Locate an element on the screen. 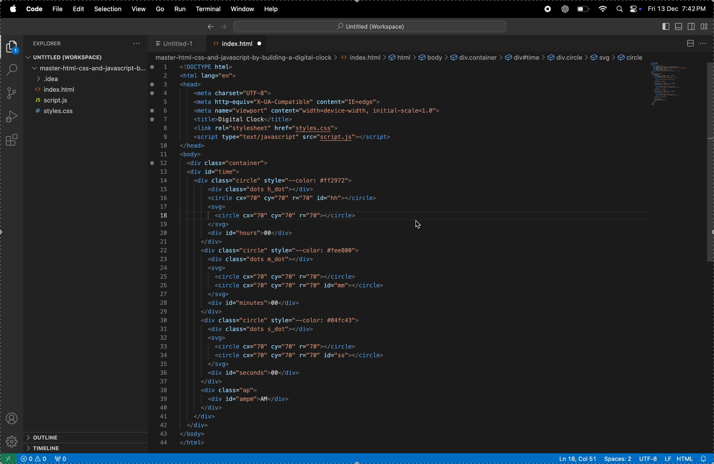 The height and width of the screenshot is (464, 714). cursor is located at coordinates (419, 224).